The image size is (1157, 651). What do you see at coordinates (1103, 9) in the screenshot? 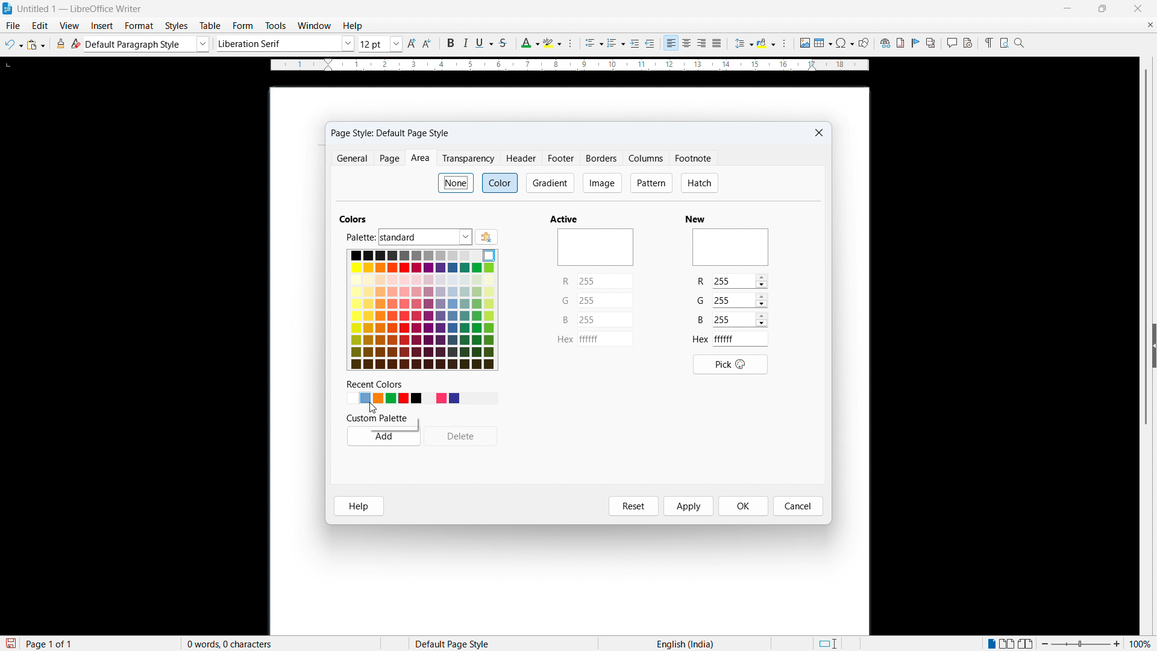
I see `Maximise ` at bounding box center [1103, 9].